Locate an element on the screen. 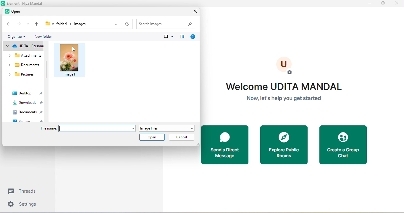  downloads is located at coordinates (26, 103).